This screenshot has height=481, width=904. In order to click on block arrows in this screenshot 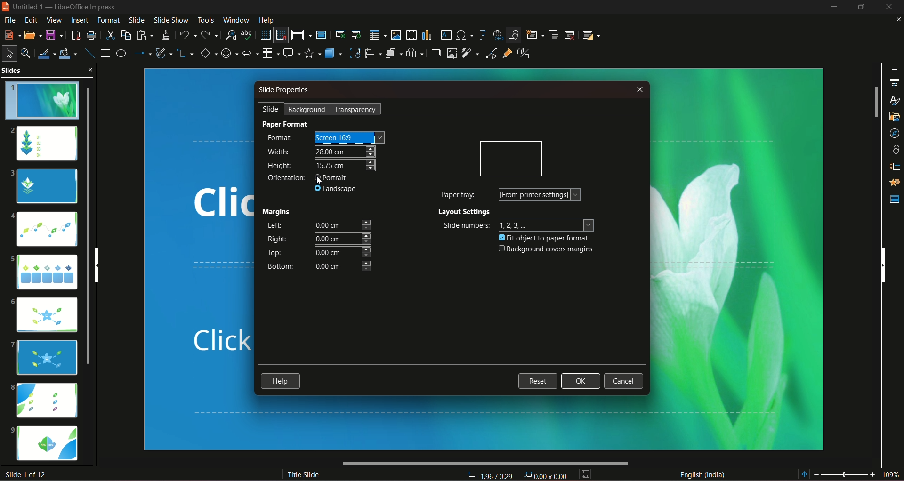, I will do `click(250, 54)`.